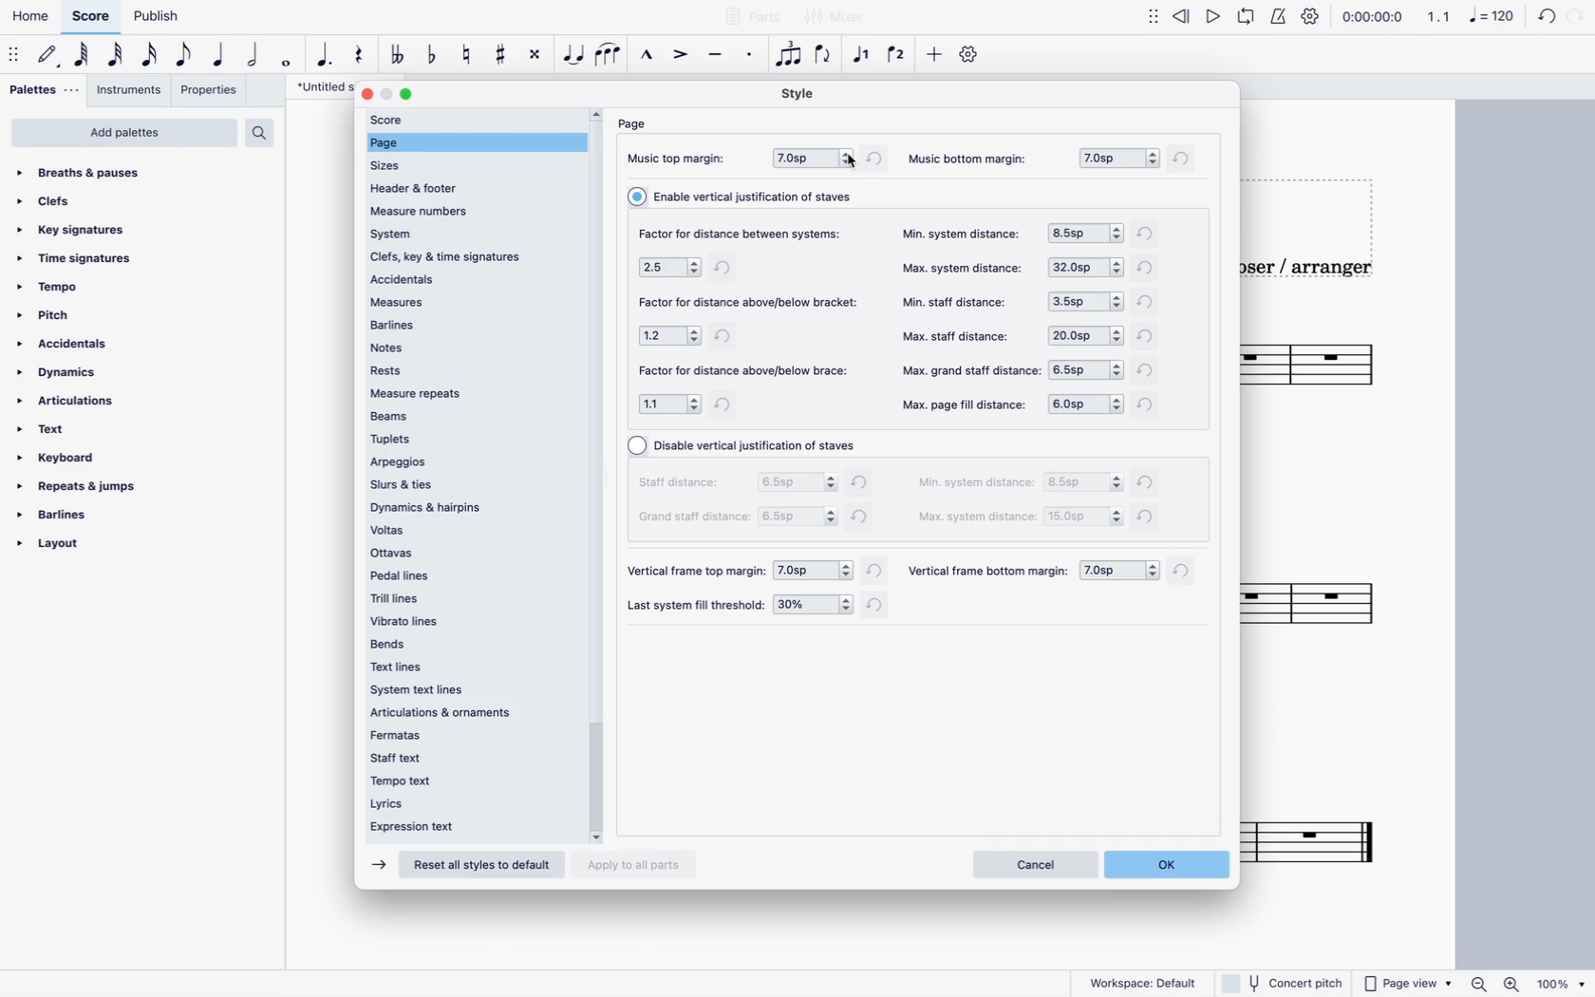  What do you see at coordinates (1439, 17) in the screenshot?
I see `1.1` at bounding box center [1439, 17].